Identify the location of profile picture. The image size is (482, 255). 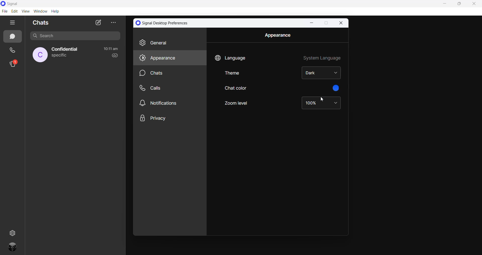
(14, 248).